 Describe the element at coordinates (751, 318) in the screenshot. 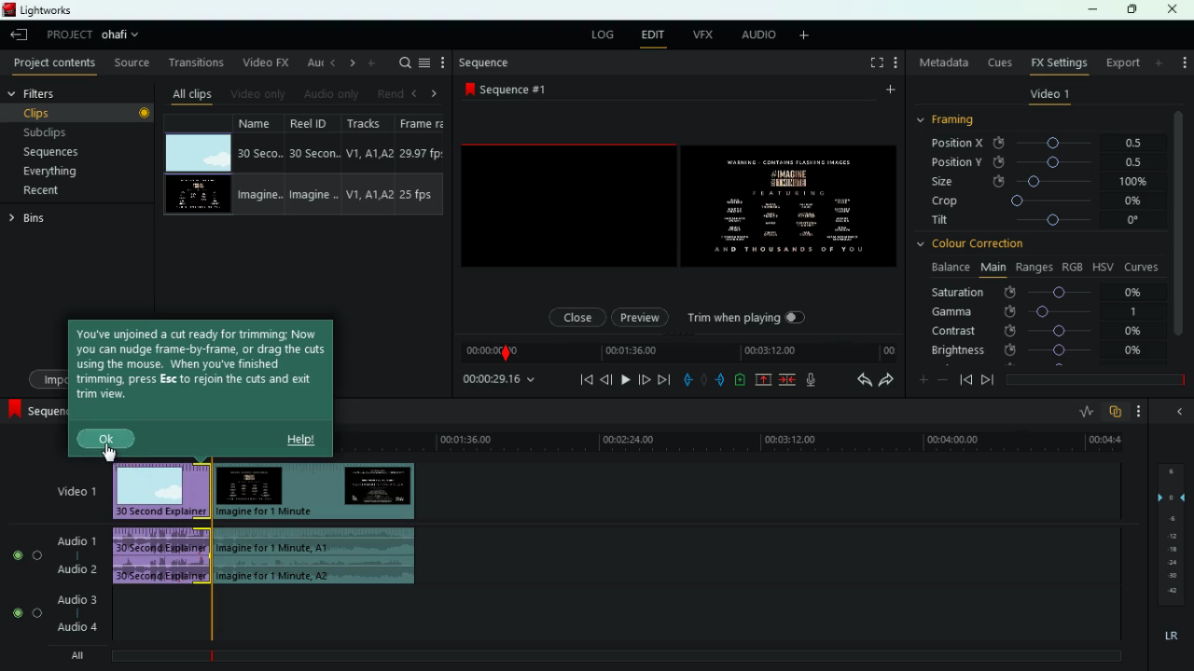

I see `trim when playing` at that location.